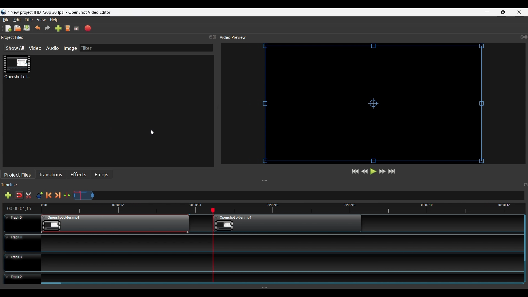  I want to click on Add track, so click(7, 196).